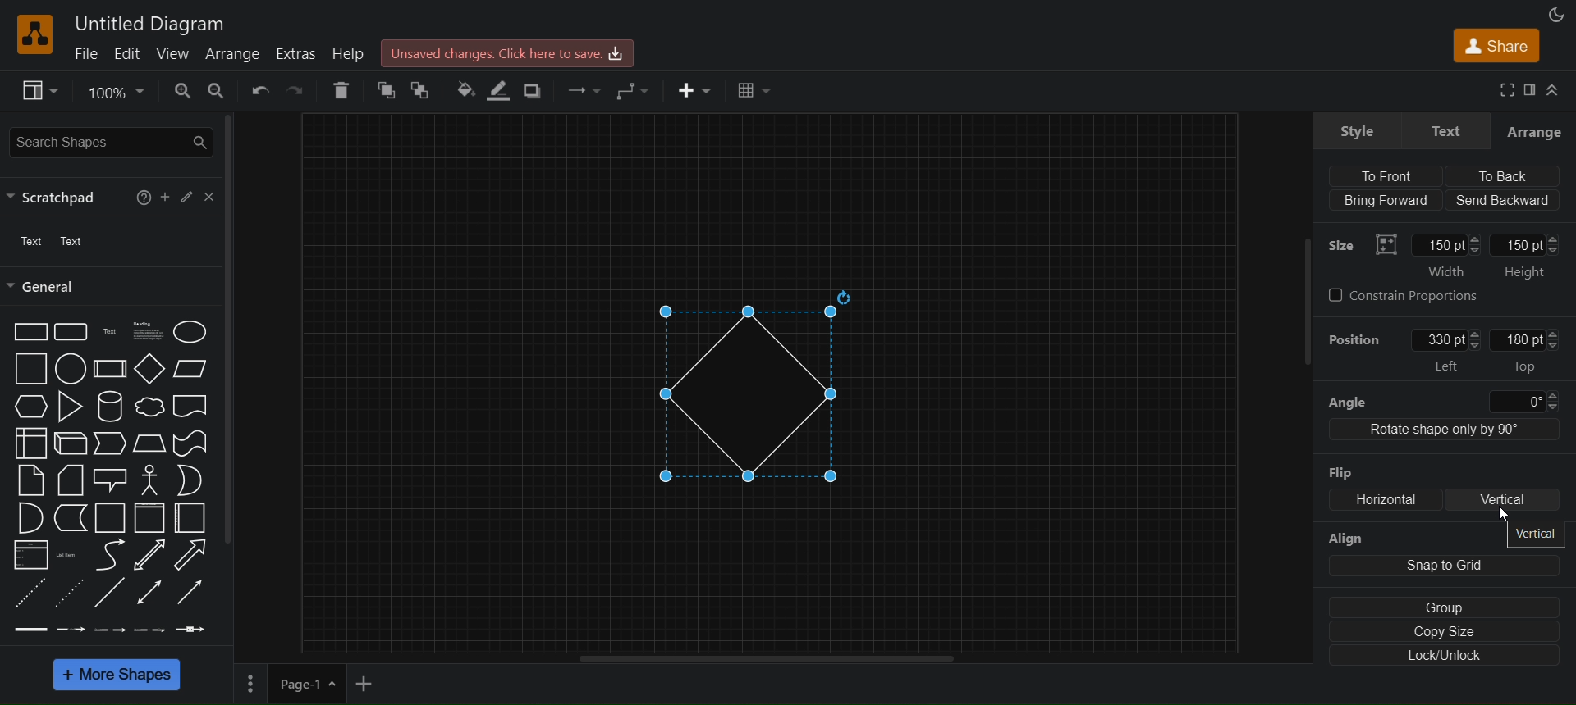  What do you see at coordinates (68, 479) in the screenshot?
I see `card` at bounding box center [68, 479].